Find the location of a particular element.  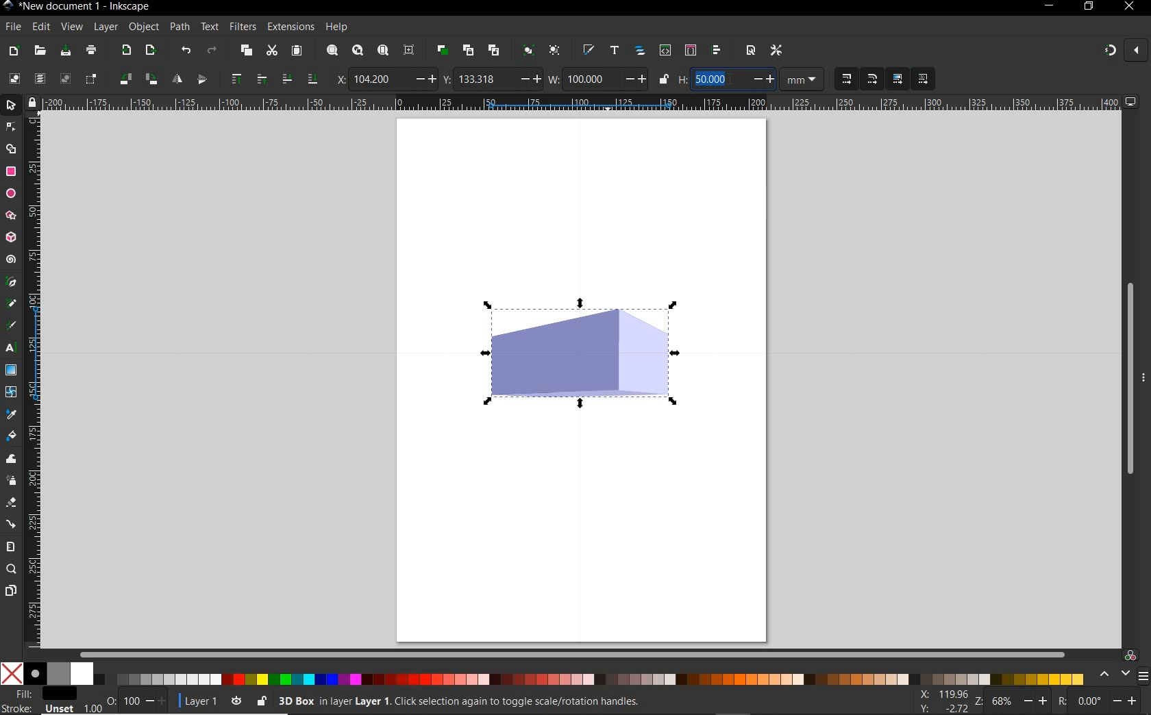

shape builder tool is located at coordinates (13, 149).